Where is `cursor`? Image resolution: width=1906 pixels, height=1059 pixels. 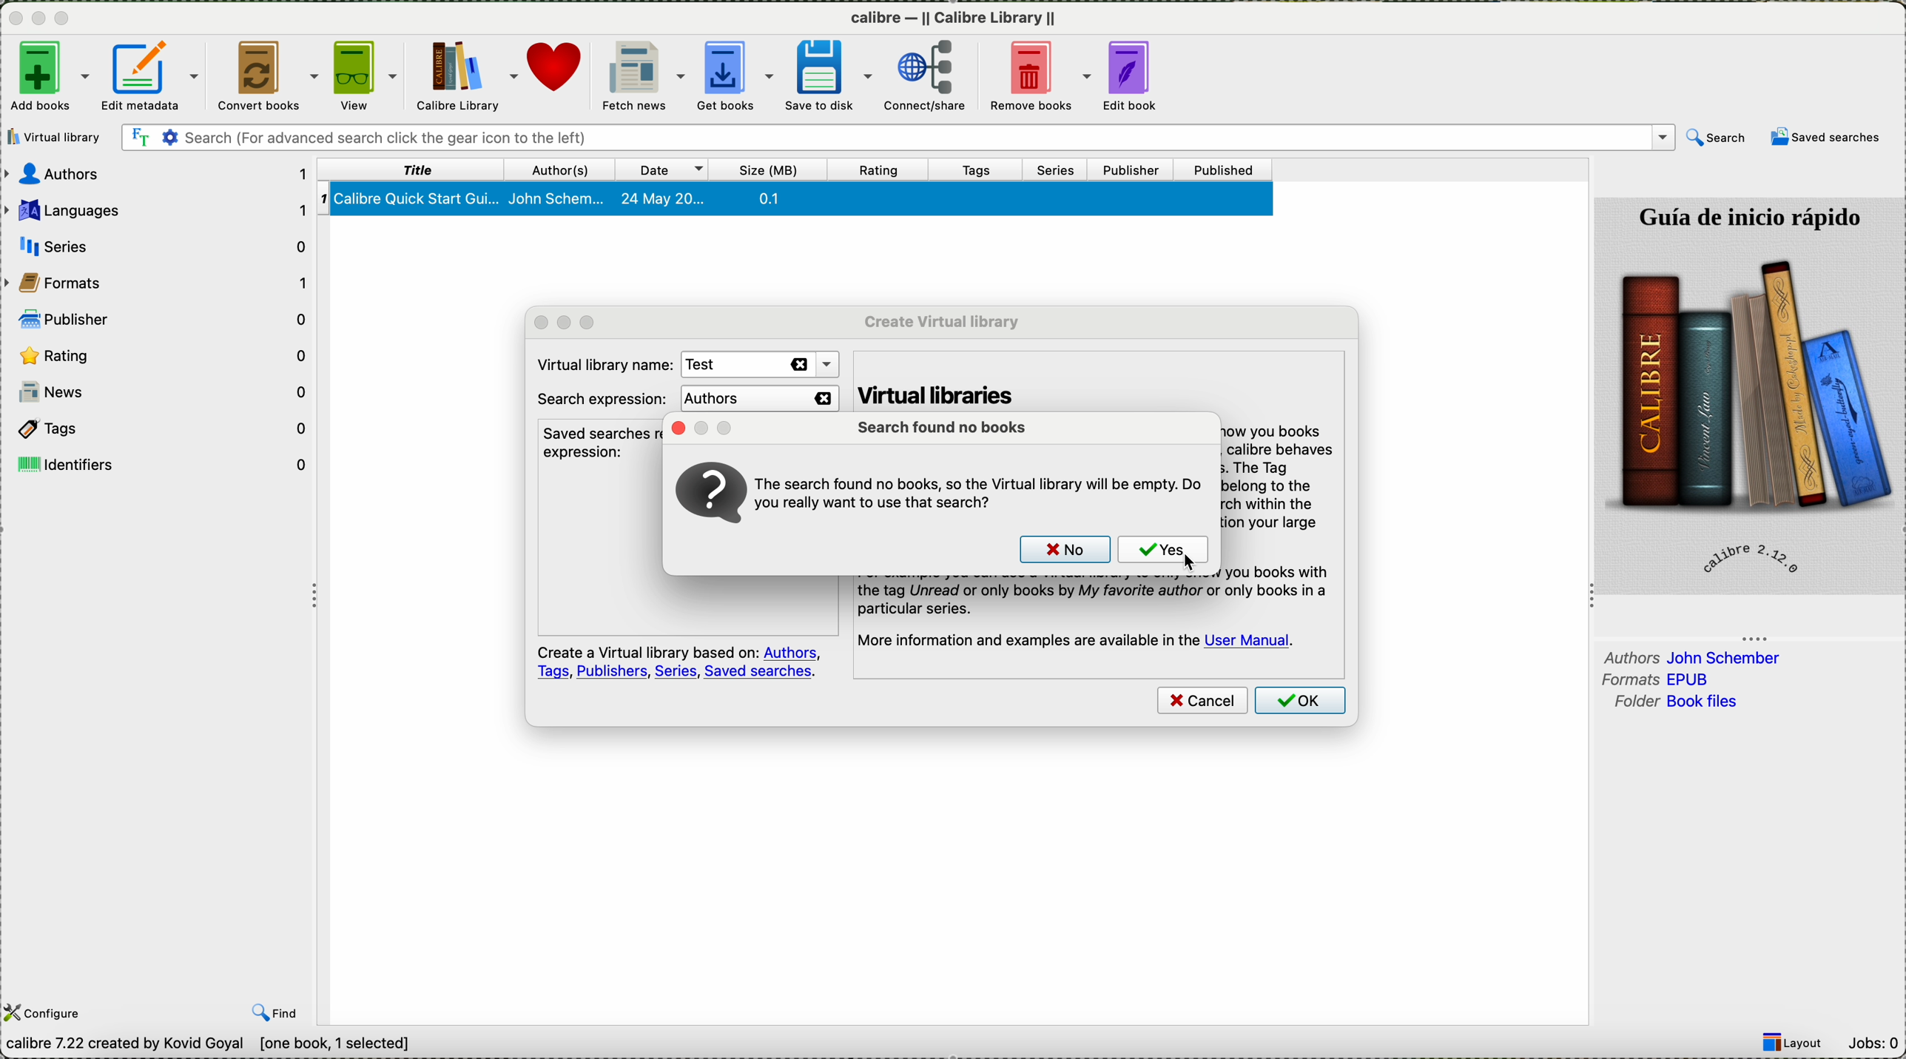 cursor is located at coordinates (1188, 551).